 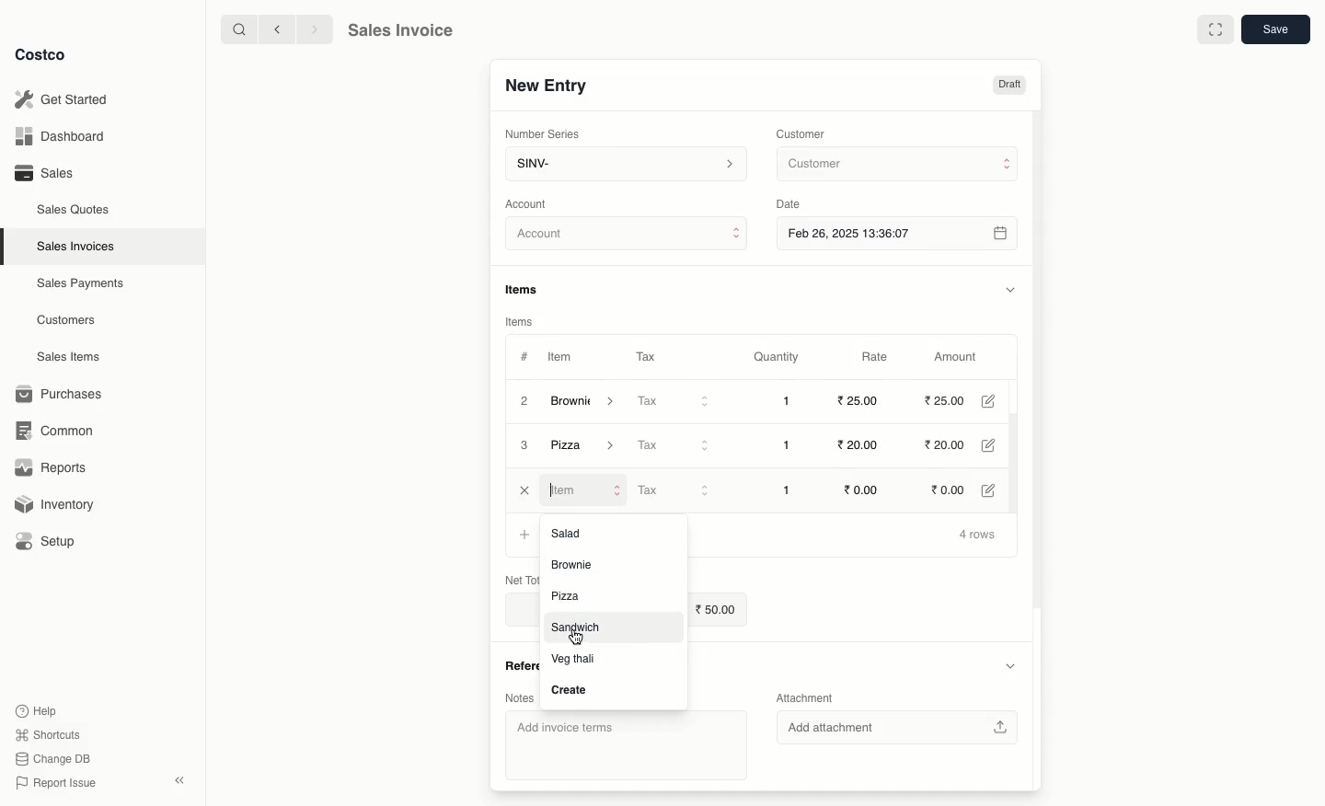 What do you see at coordinates (511, 578) in the screenshot?
I see `Net Total` at bounding box center [511, 578].